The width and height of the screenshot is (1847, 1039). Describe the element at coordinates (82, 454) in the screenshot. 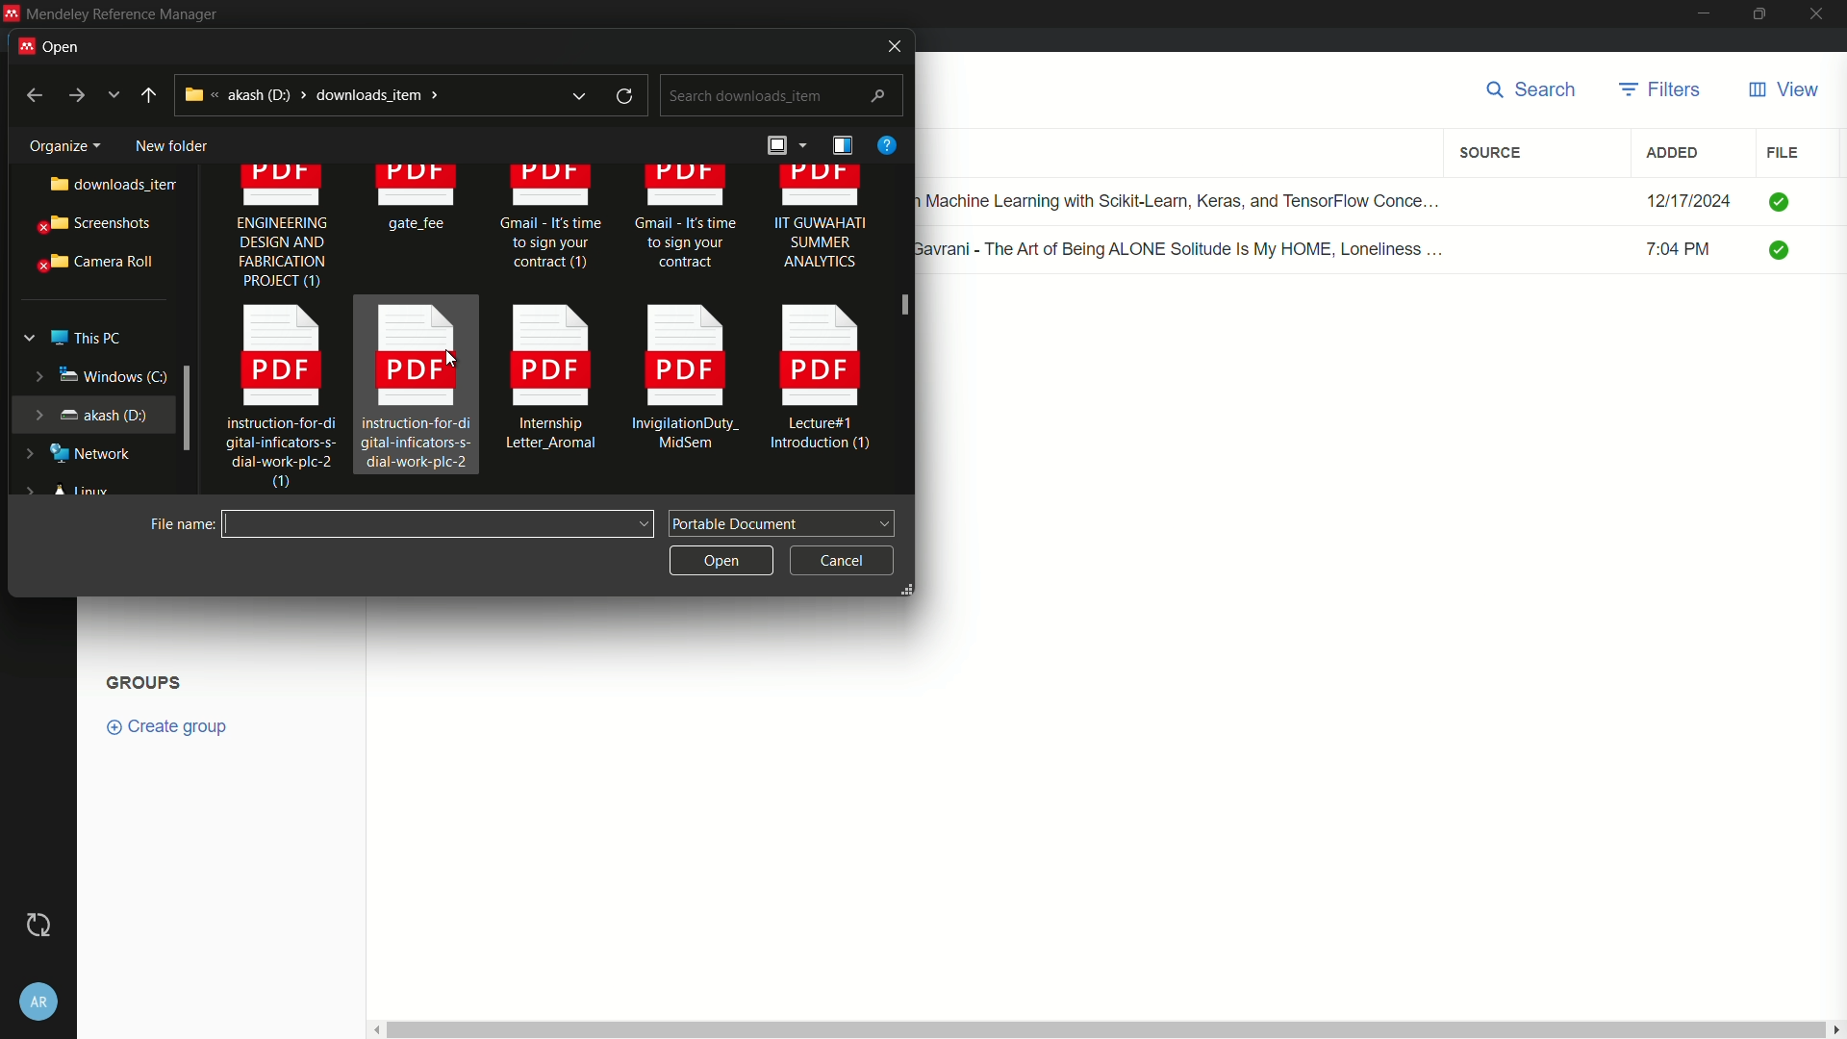

I see `network` at that location.